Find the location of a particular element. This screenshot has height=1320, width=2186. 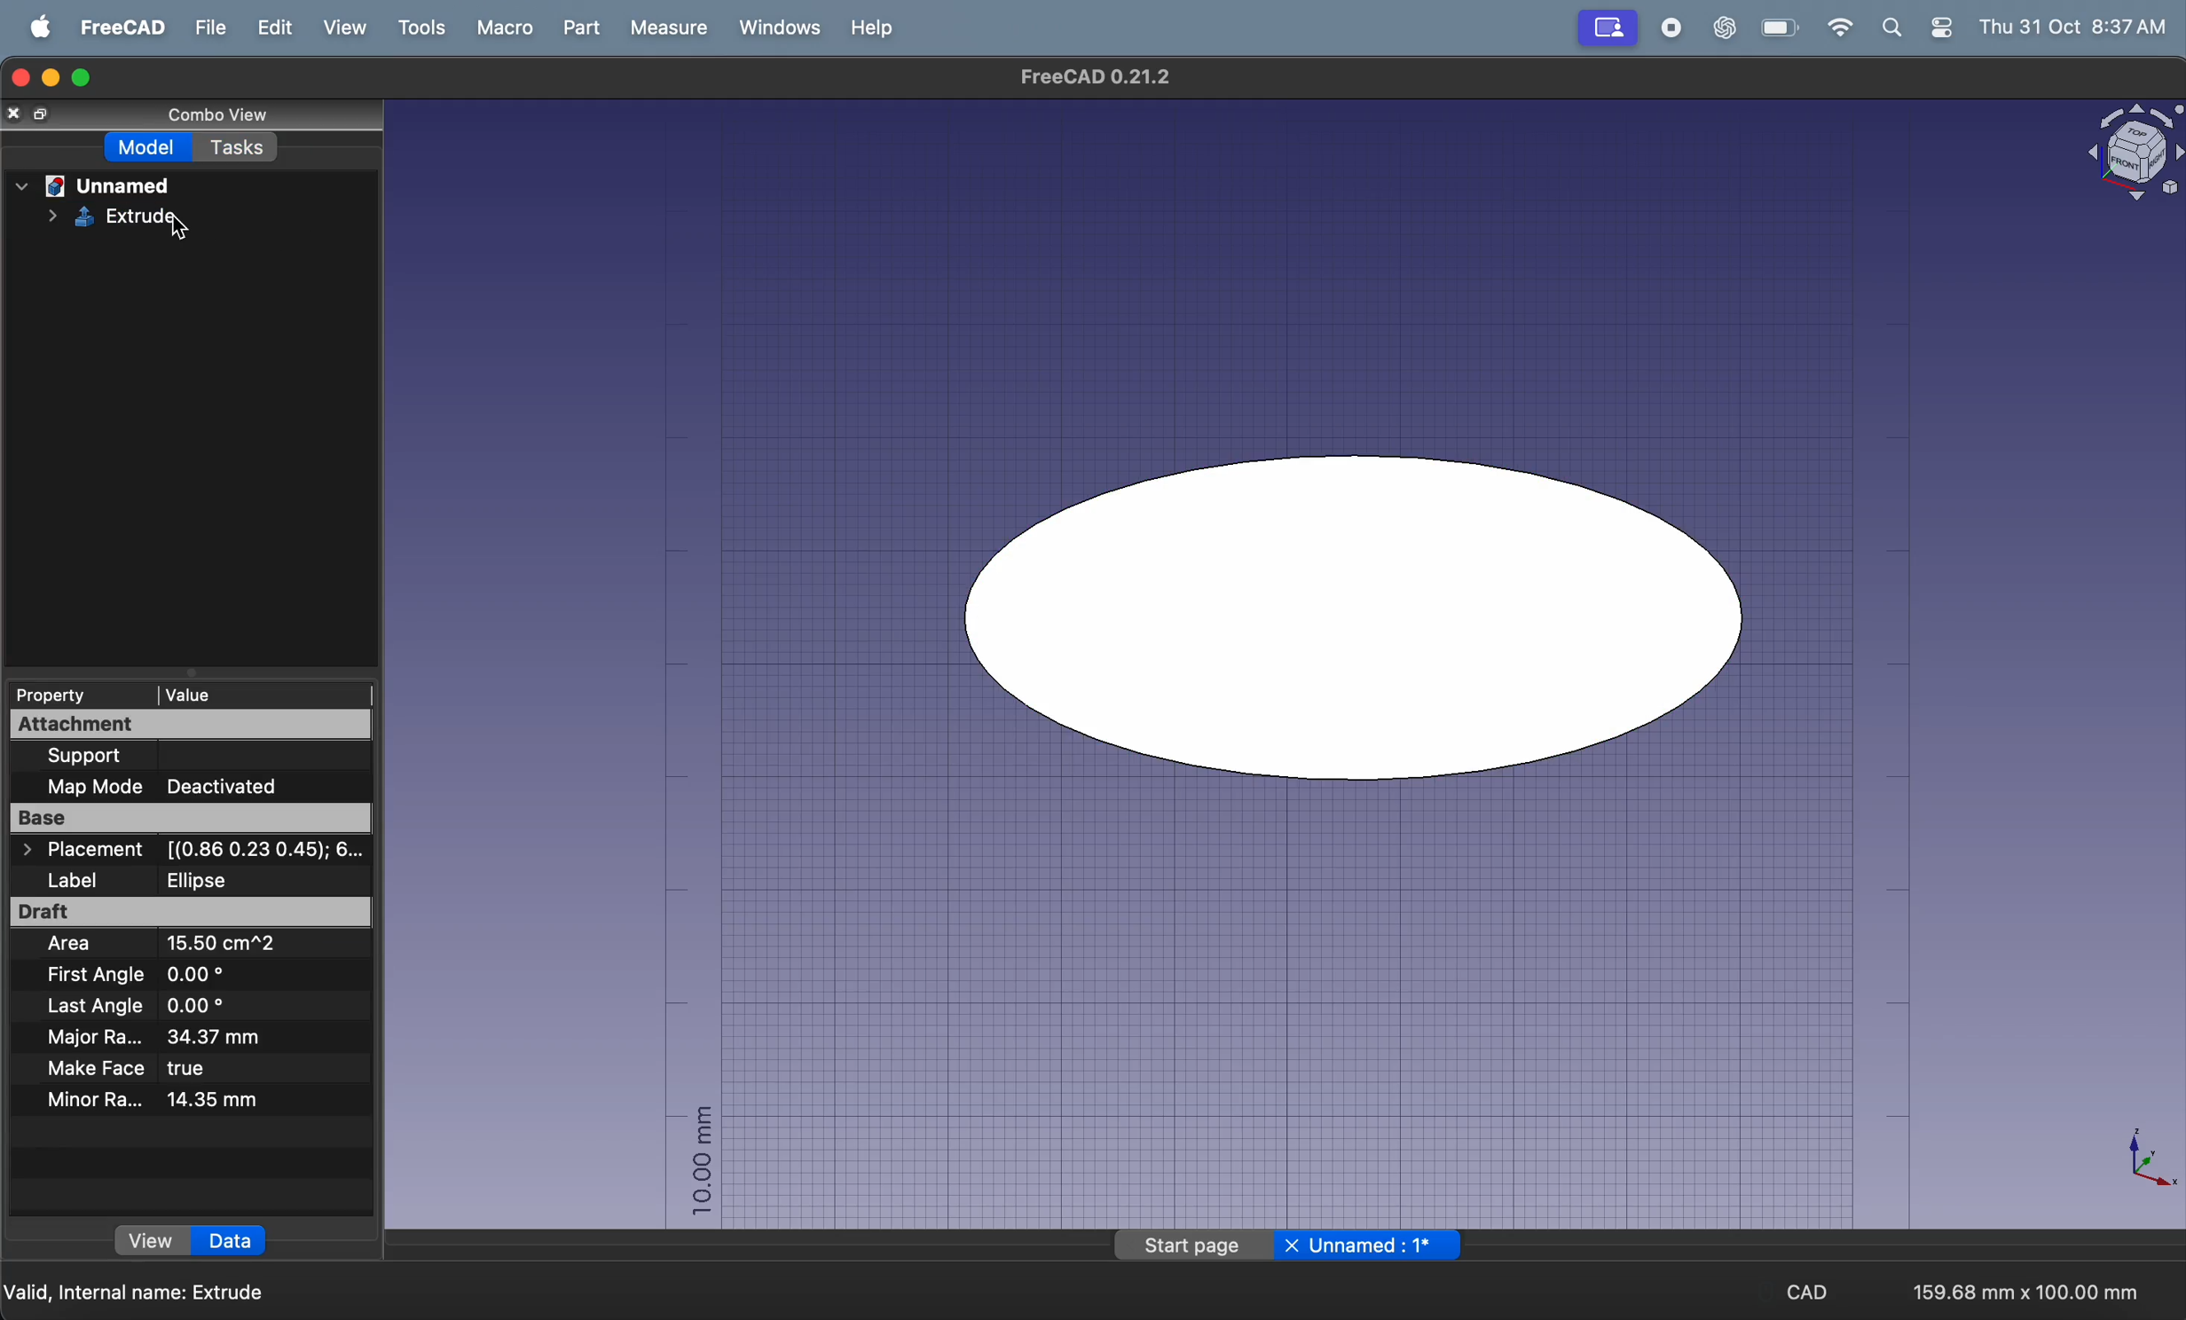

thu 31 oct 8.37 am is located at coordinates (2076, 26).